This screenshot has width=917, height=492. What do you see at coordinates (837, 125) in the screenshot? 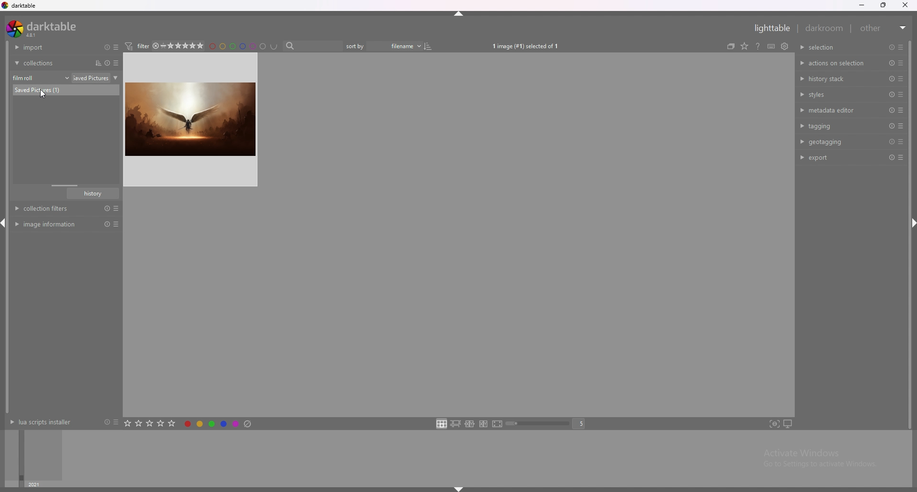
I see `tagging` at bounding box center [837, 125].